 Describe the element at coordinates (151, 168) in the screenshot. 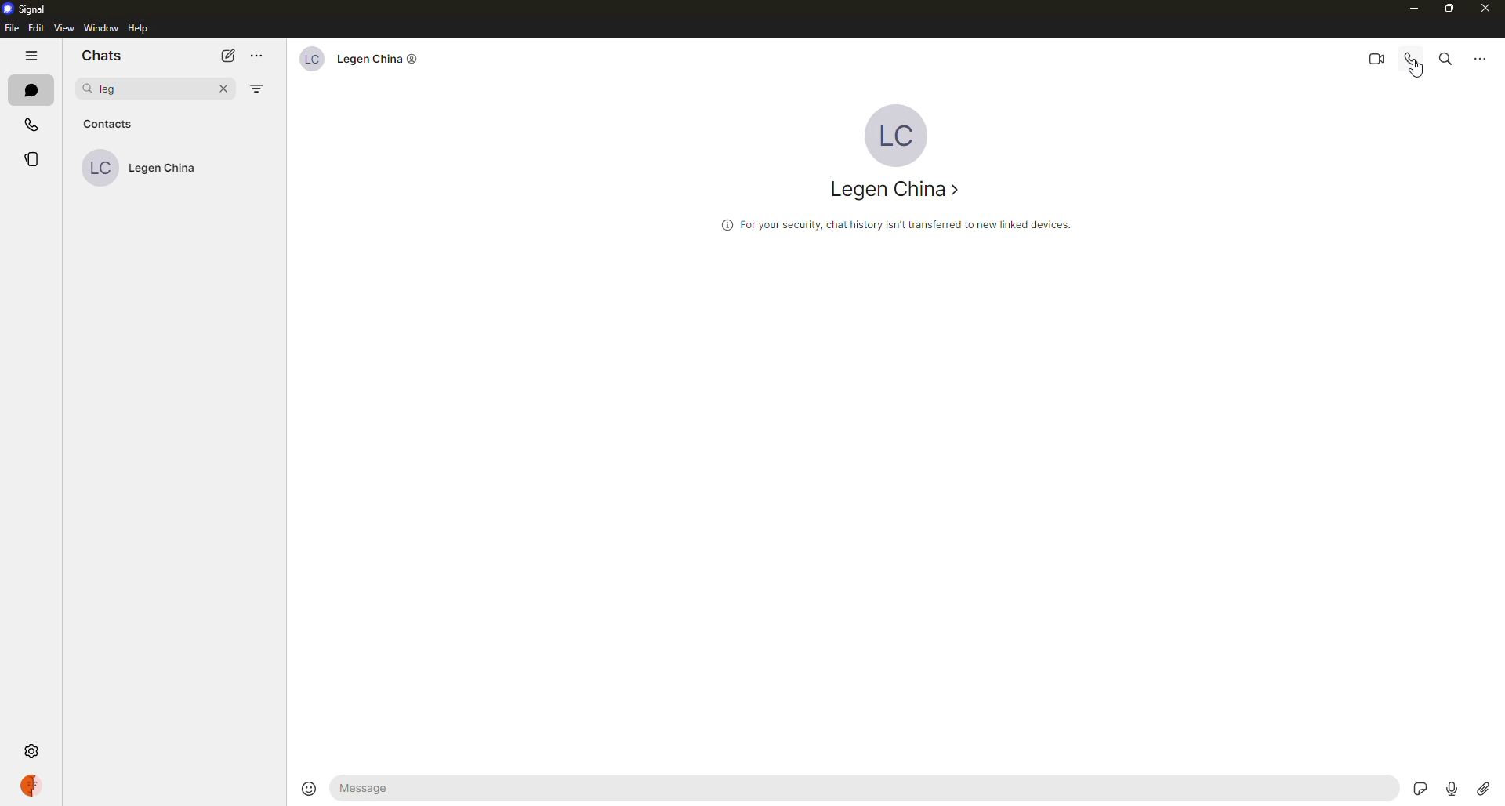

I see `contact` at that location.